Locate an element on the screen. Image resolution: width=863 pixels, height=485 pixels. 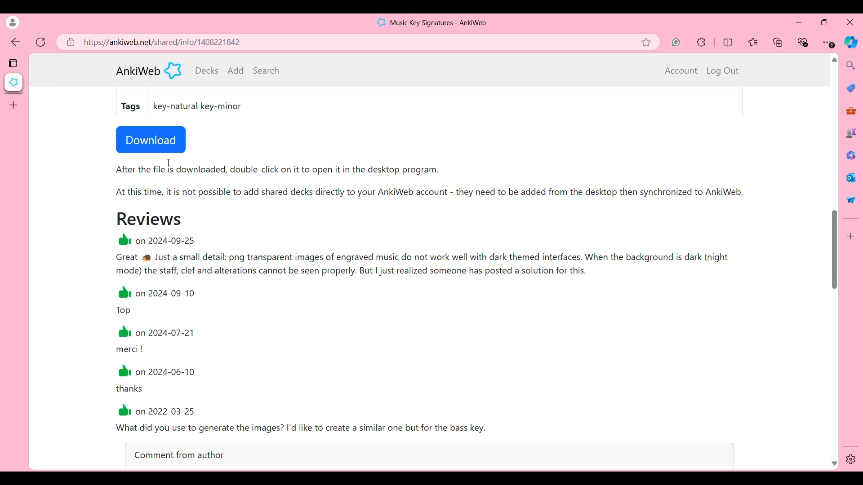
Close browser is located at coordinates (850, 22).